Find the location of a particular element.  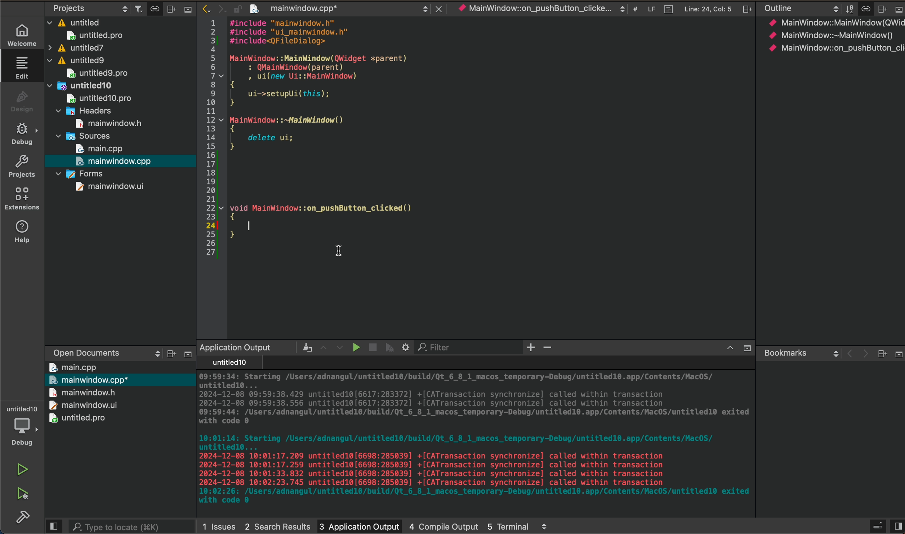

help is located at coordinates (21, 234).